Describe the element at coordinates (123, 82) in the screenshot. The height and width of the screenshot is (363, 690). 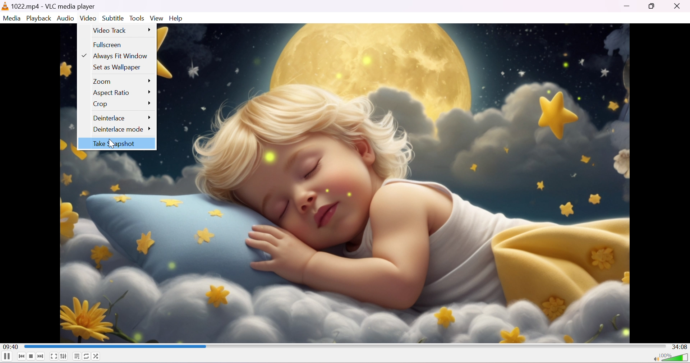
I see `Zoom` at that location.